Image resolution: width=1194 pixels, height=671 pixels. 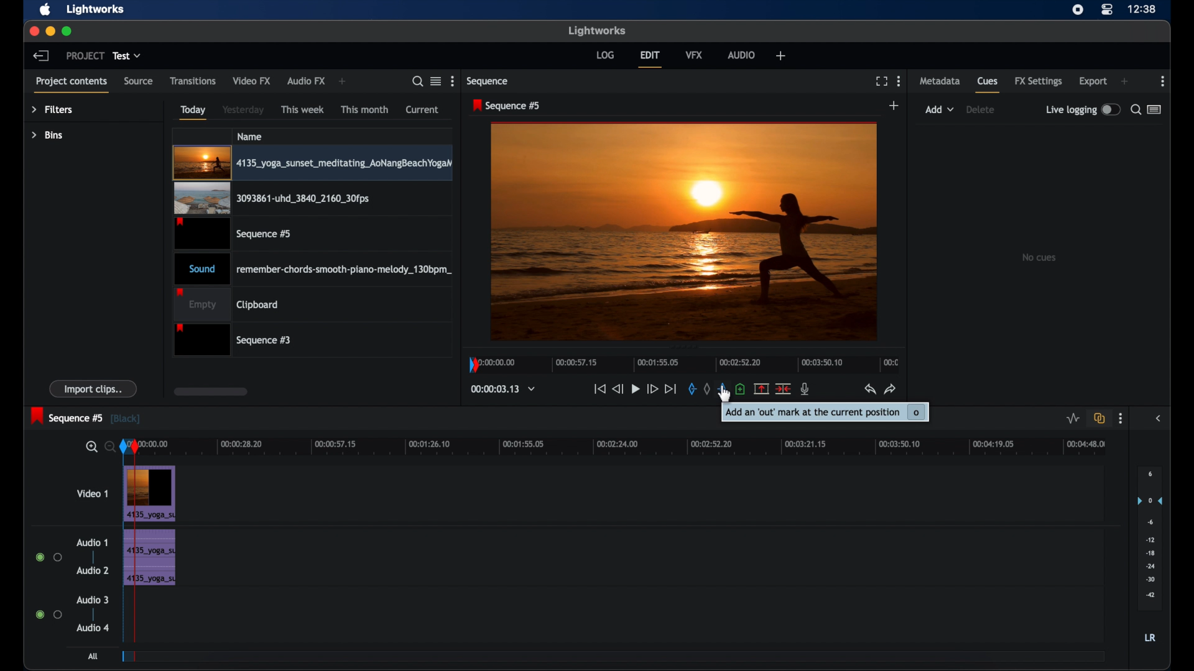 What do you see at coordinates (706, 388) in the screenshot?
I see `clear all marks` at bounding box center [706, 388].